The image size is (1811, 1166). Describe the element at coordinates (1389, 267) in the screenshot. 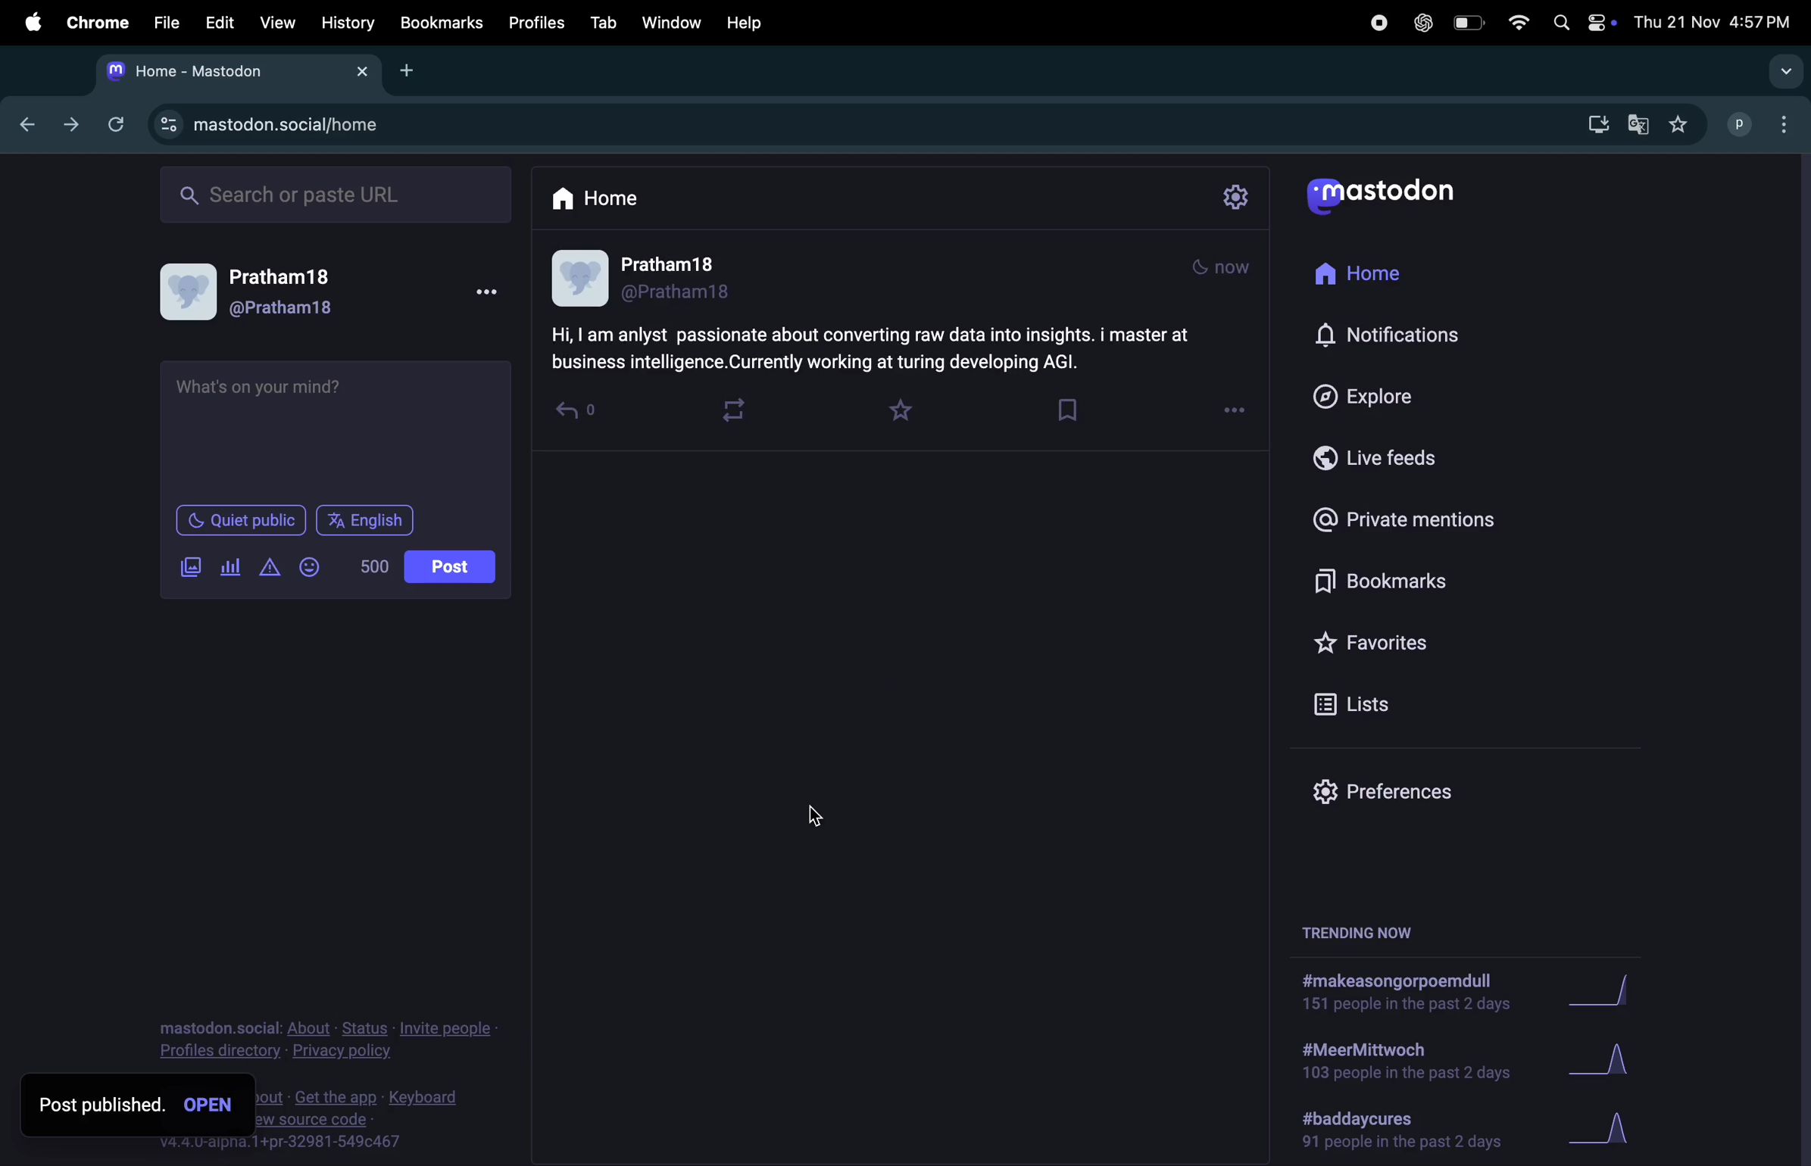

I see `home` at that location.